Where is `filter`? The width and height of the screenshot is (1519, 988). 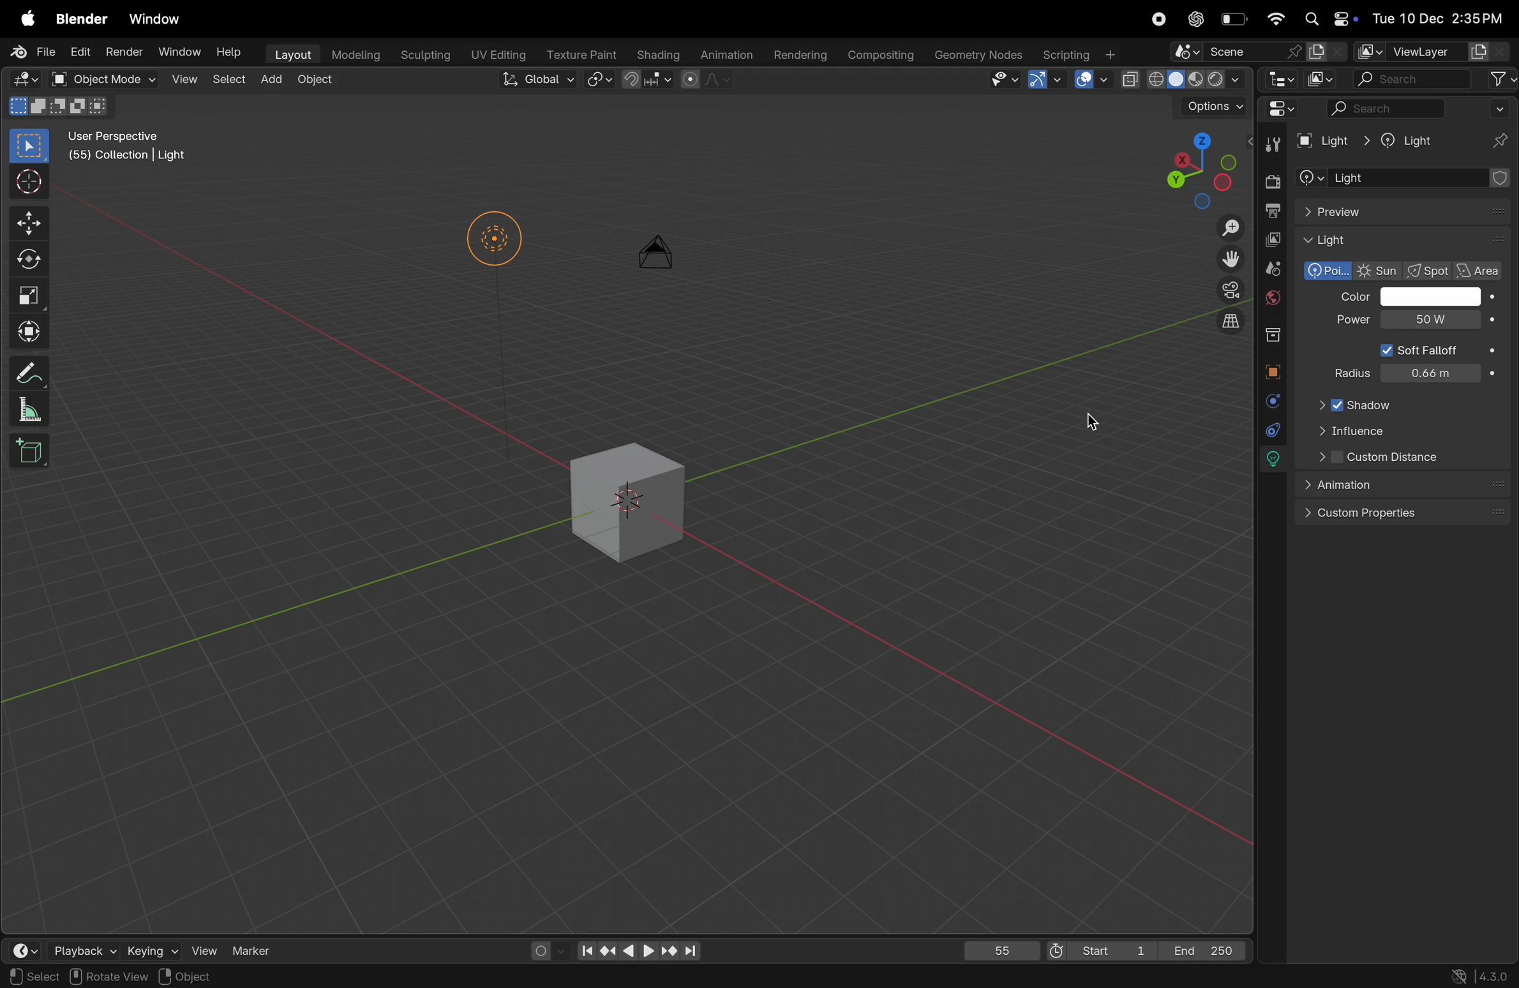
filter is located at coordinates (1501, 79).